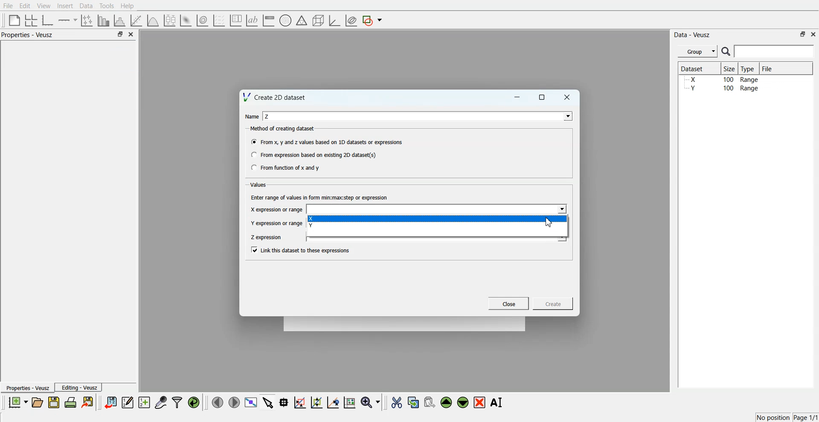  What do you see at coordinates (234, 402) in the screenshot?
I see `Move to the next page` at bounding box center [234, 402].